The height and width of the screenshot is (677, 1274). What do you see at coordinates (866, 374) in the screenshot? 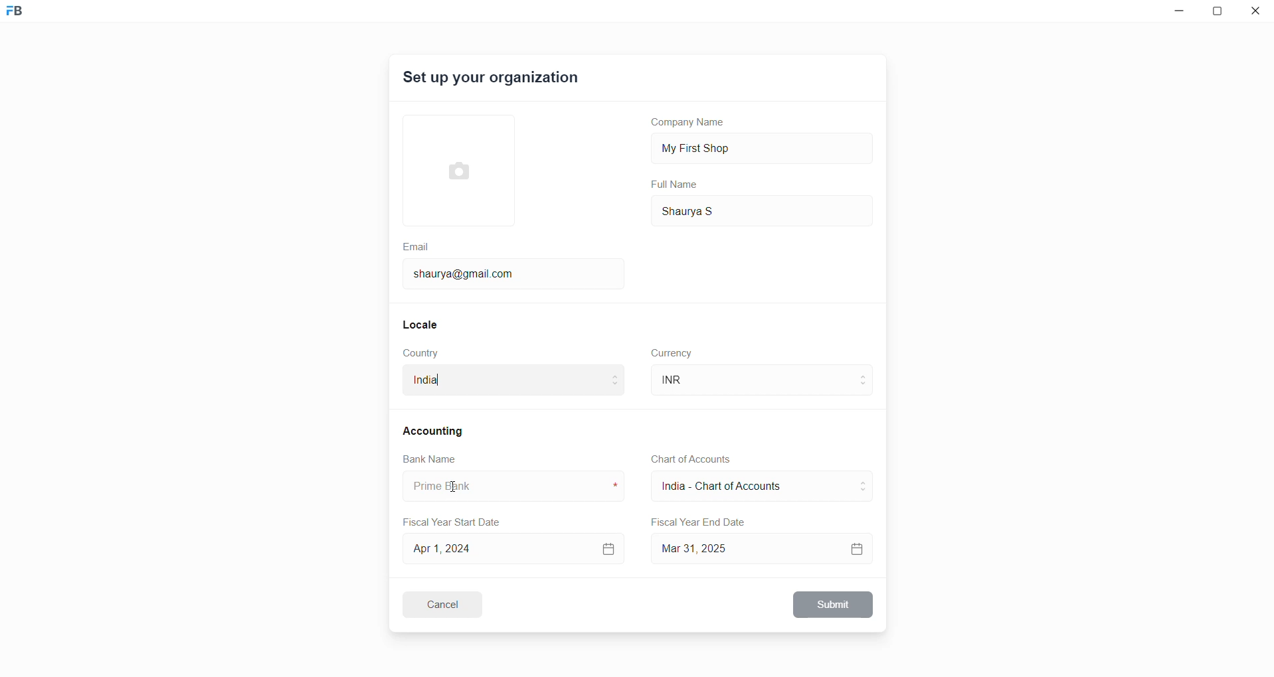
I see `move to above curreny` at bounding box center [866, 374].